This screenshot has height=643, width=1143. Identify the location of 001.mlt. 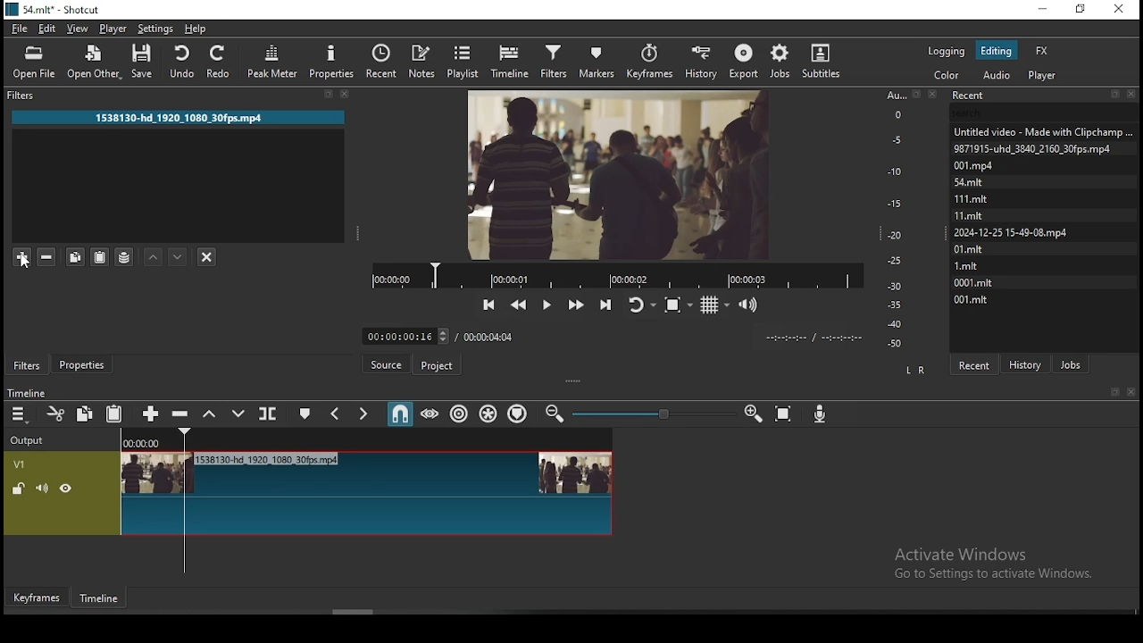
(971, 299).